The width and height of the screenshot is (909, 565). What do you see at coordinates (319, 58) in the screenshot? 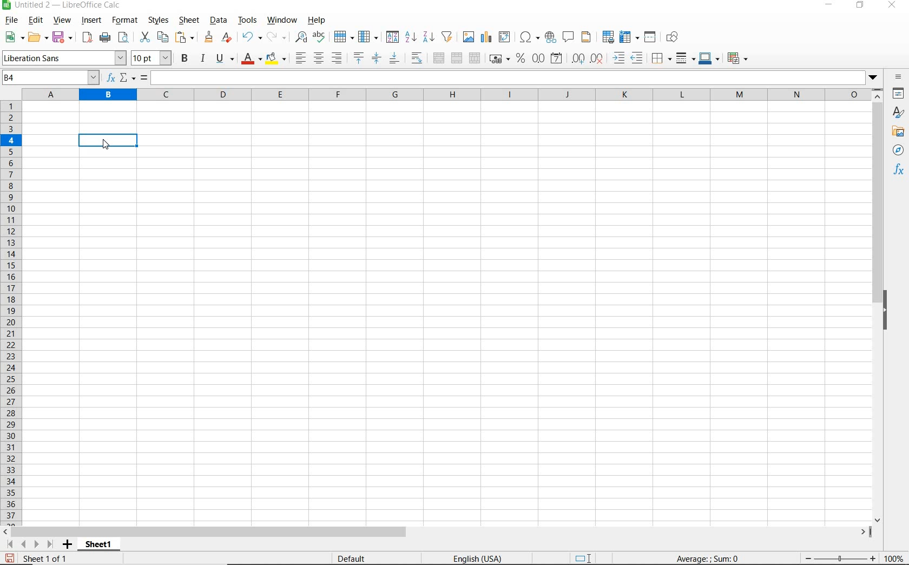
I see `align center` at bounding box center [319, 58].